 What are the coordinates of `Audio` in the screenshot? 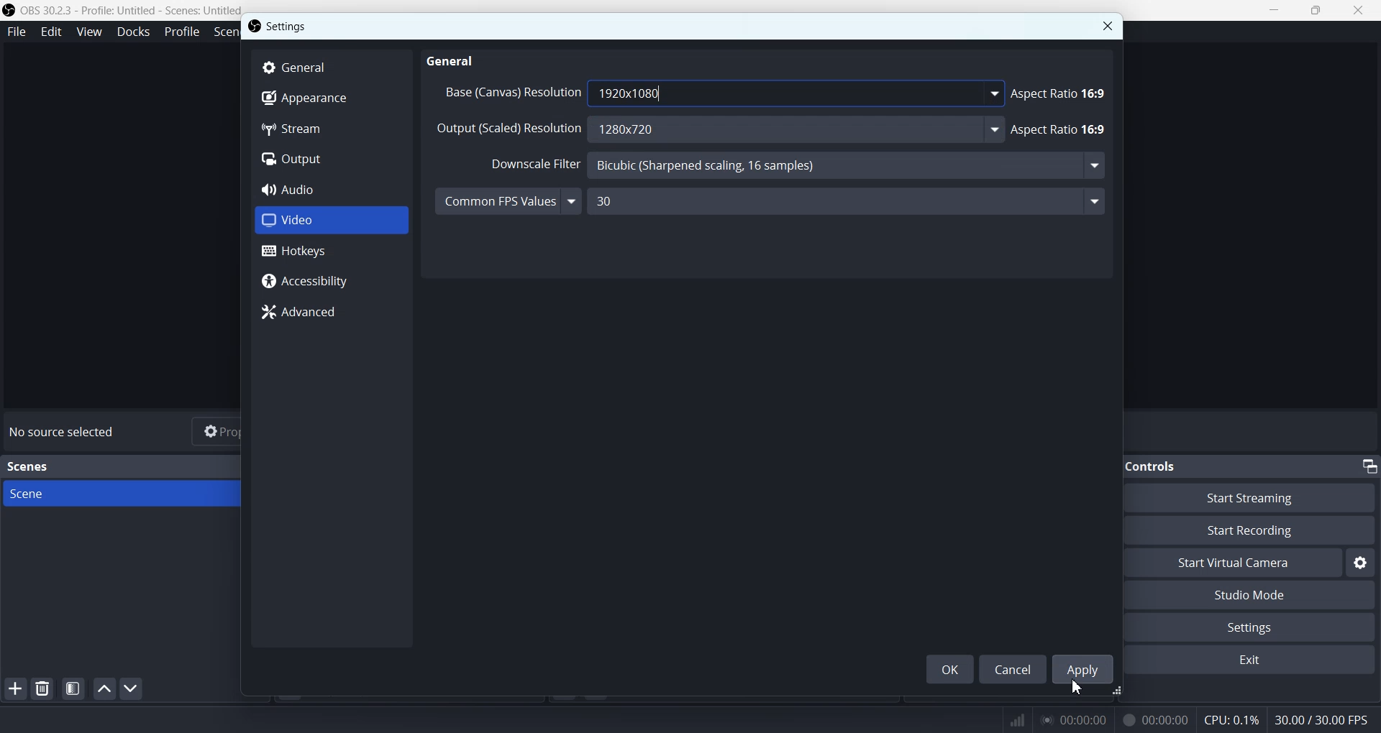 It's located at (331, 189).